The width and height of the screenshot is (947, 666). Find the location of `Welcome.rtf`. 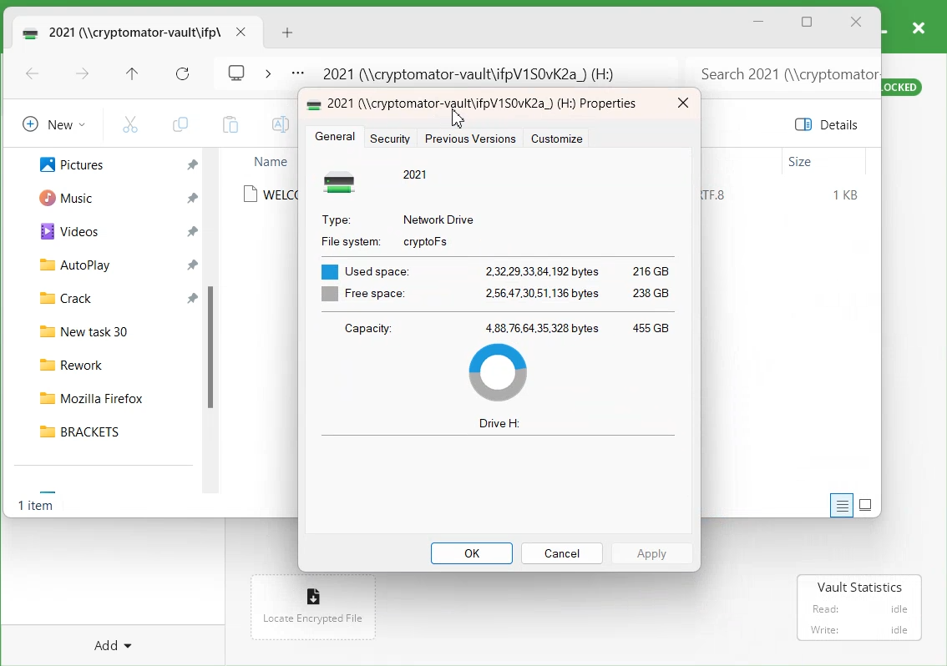

Welcome.rtf is located at coordinates (270, 194).